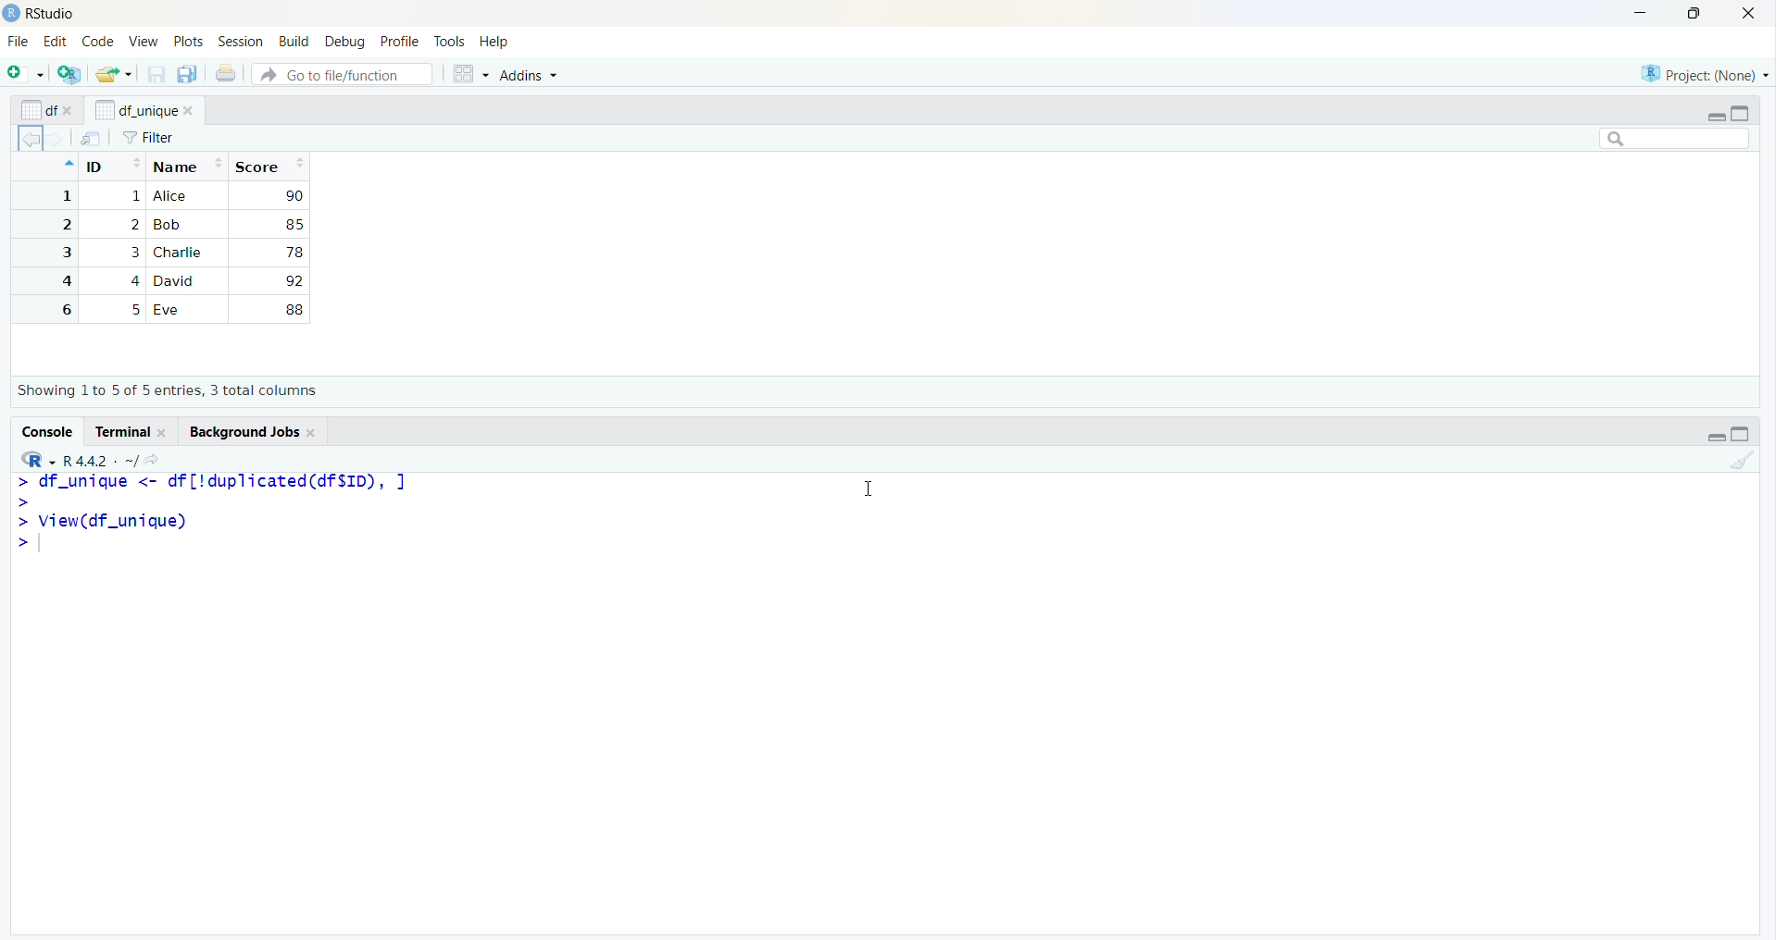  What do you see at coordinates (529, 76) in the screenshot?
I see `Addins` at bounding box center [529, 76].